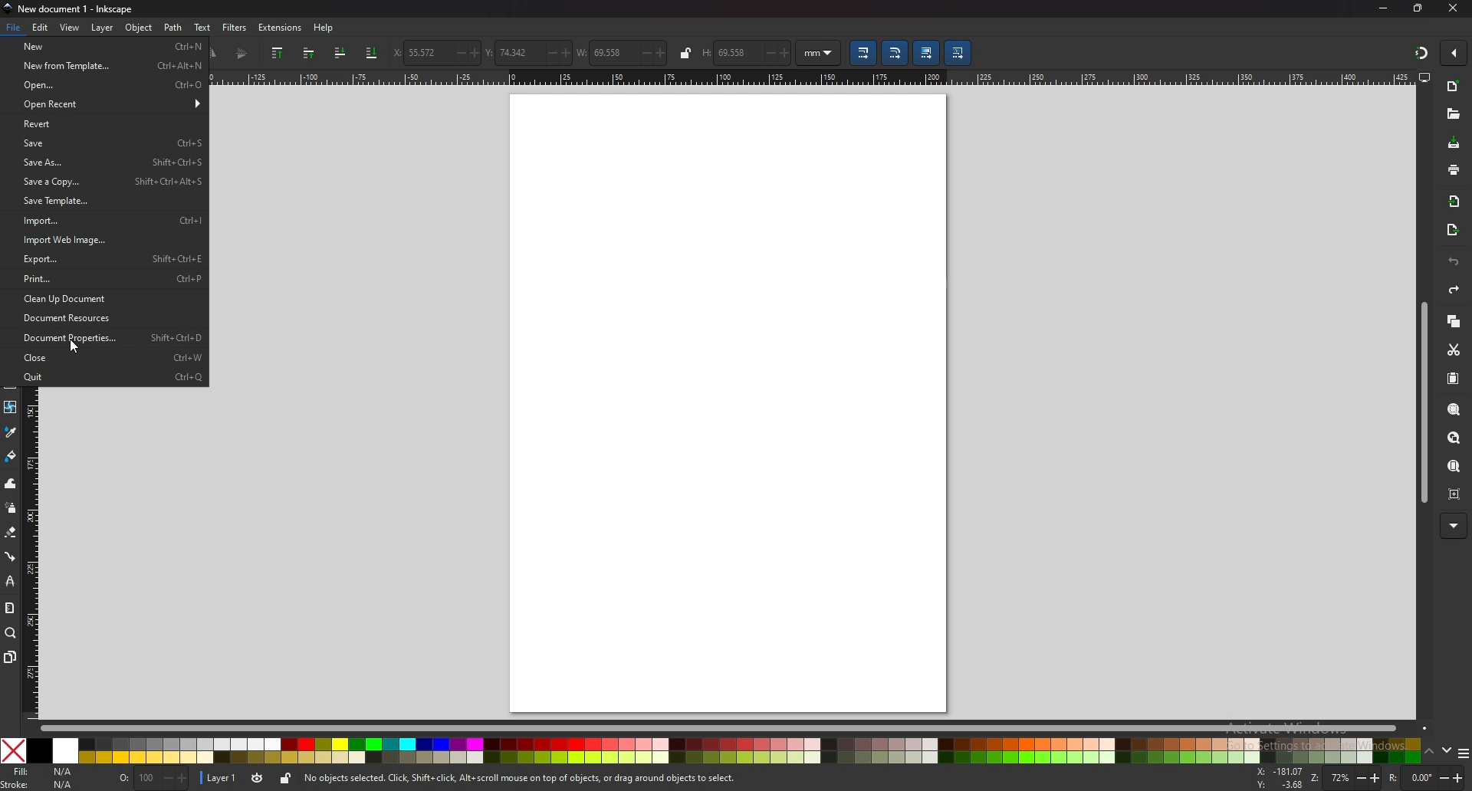 The height and width of the screenshot is (791, 1472). Describe the element at coordinates (110, 84) in the screenshot. I see `open` at that location.